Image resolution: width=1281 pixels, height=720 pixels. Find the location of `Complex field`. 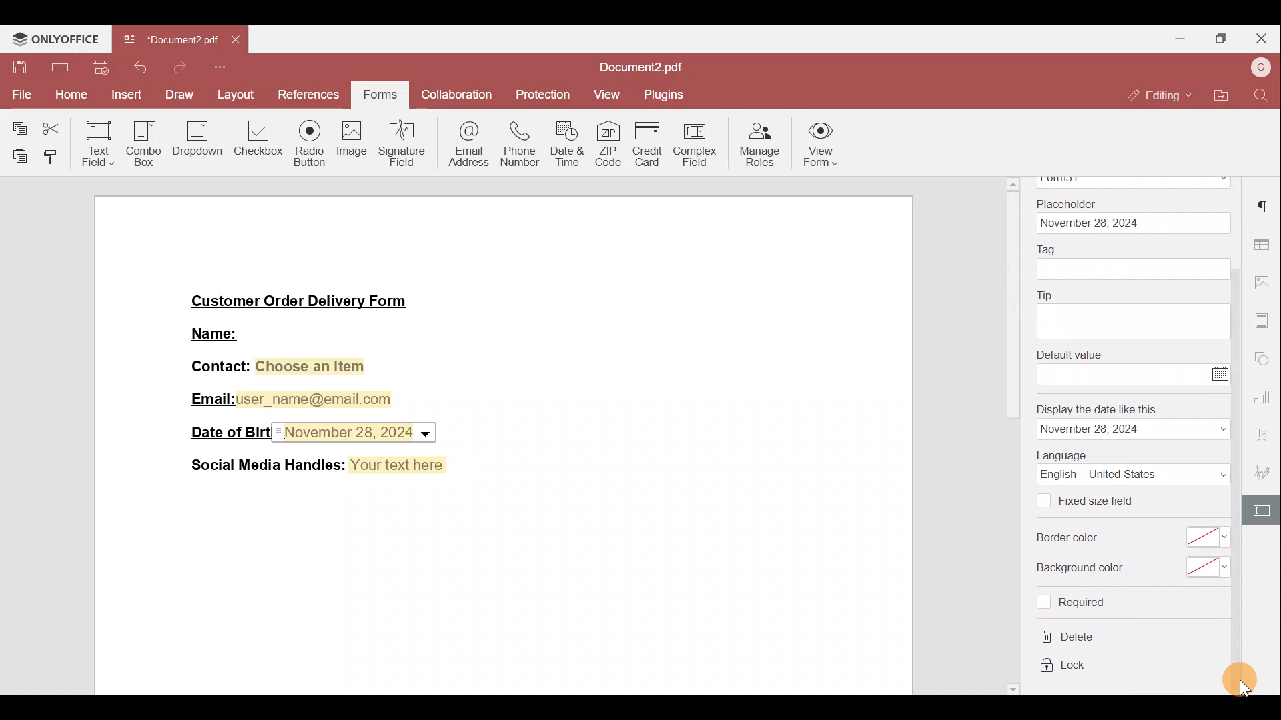

Complex field is located at coordinates (696, 145).